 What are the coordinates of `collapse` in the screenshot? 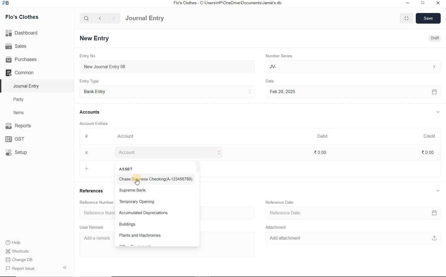 It's located at (438, 112).